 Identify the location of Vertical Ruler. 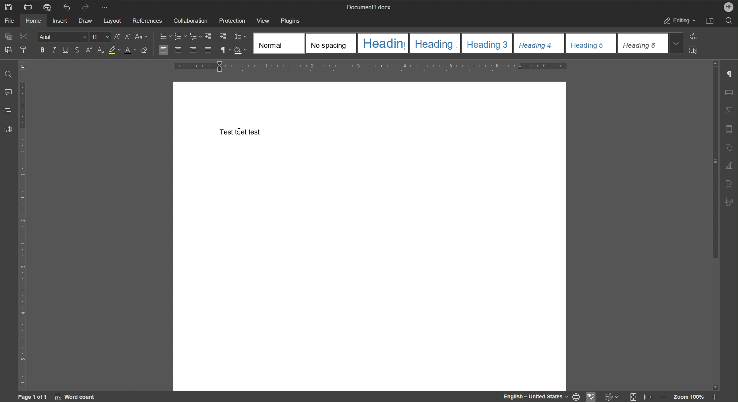
(22, 235).